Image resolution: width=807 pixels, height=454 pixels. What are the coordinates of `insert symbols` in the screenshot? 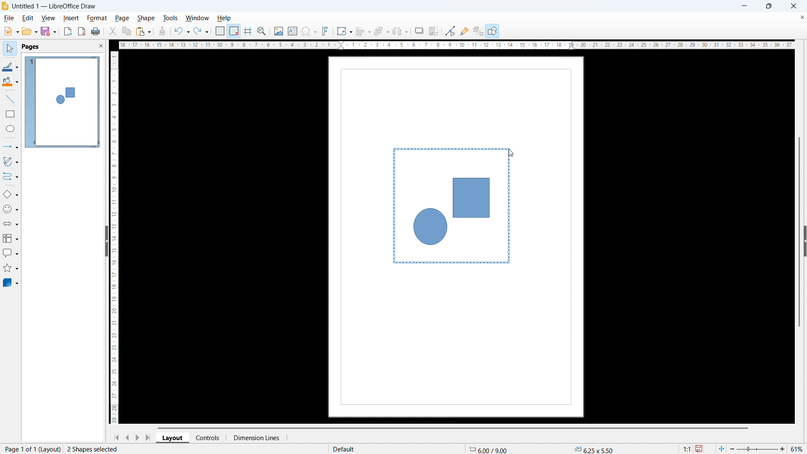 It's located at (309, 32).